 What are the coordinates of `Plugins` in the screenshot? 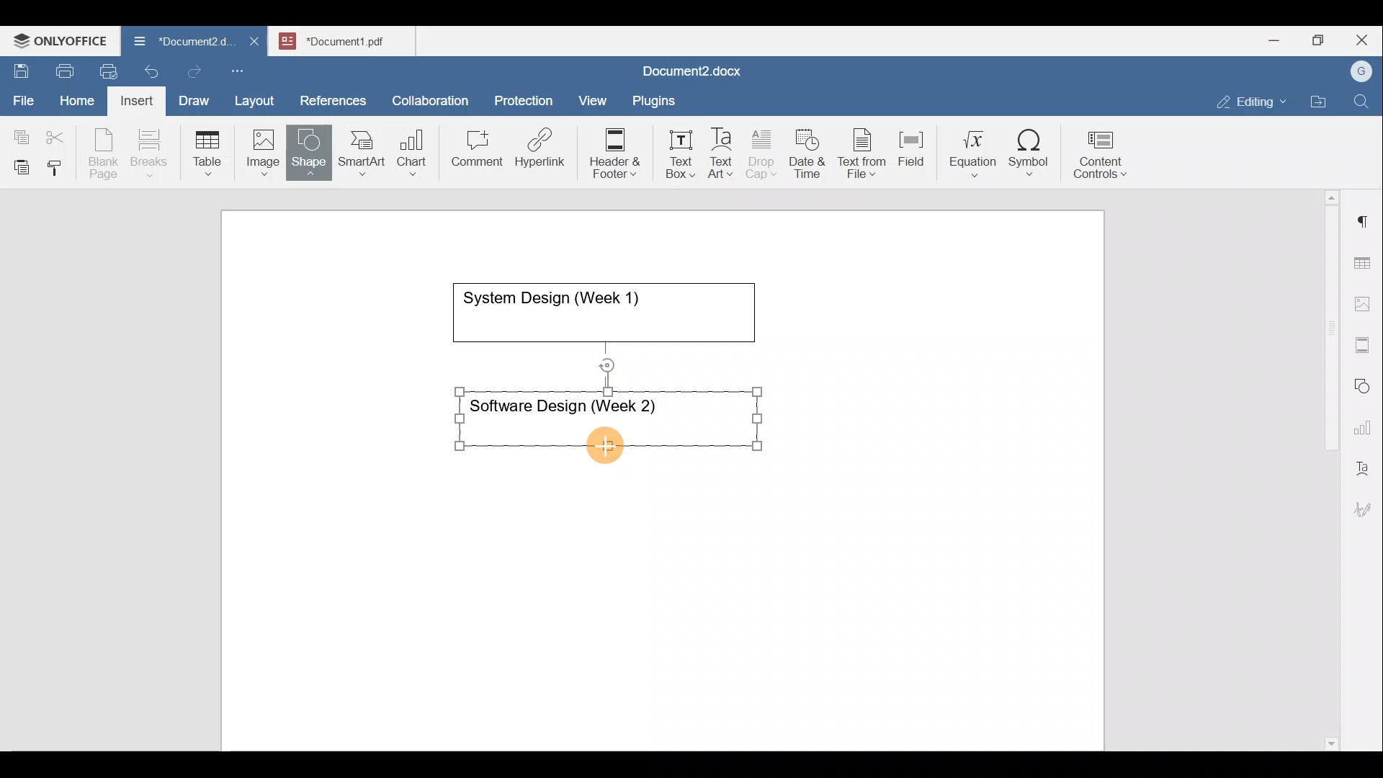 It's located at (658, 99).